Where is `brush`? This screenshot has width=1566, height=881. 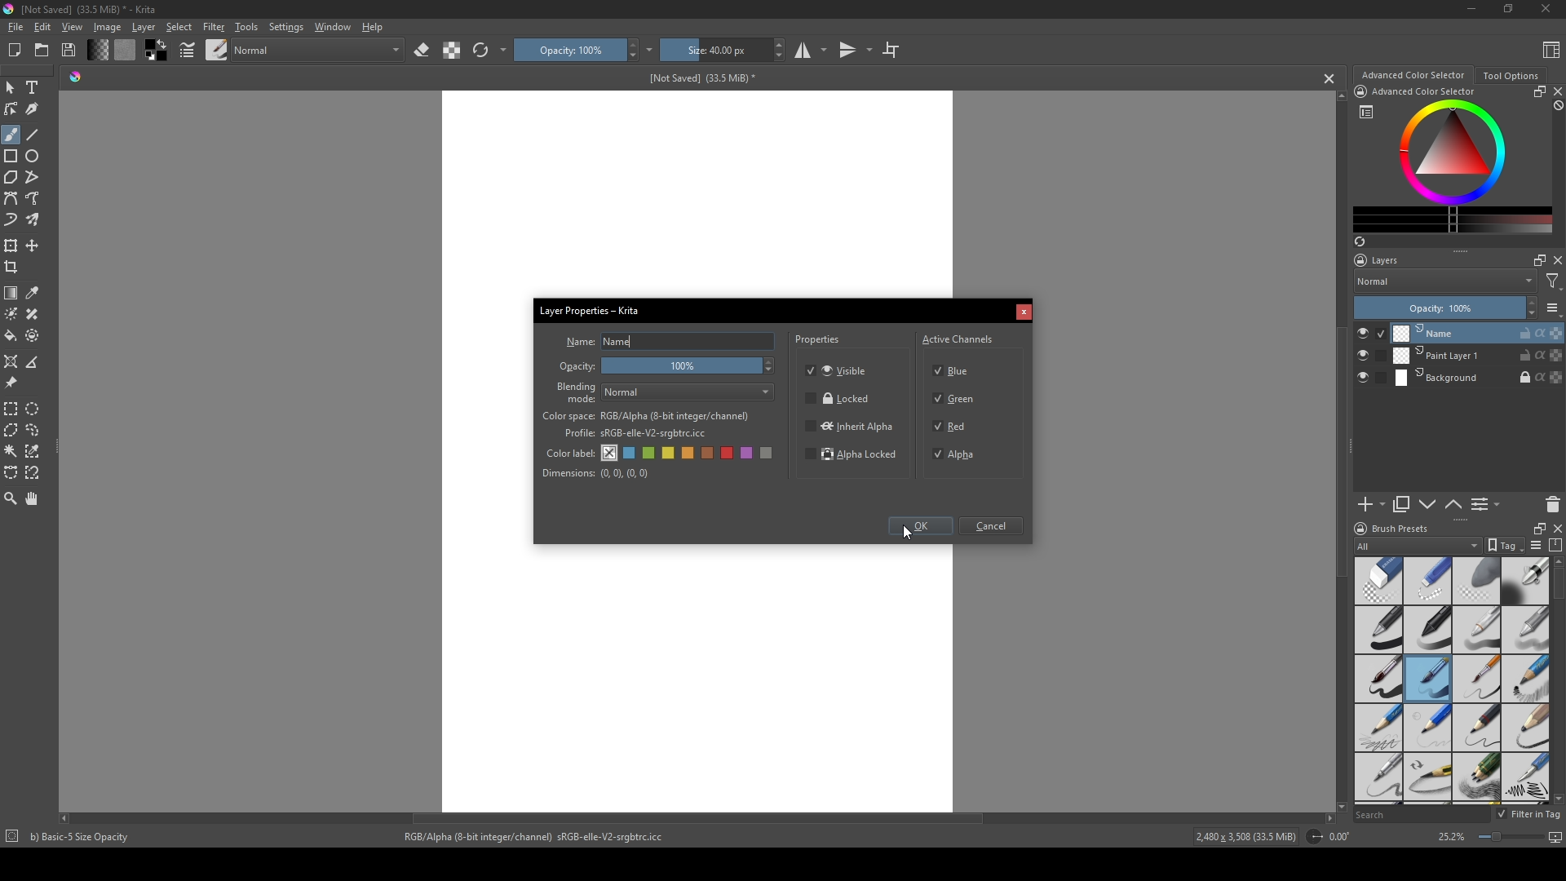 brush is located at coordinates (11, 135).